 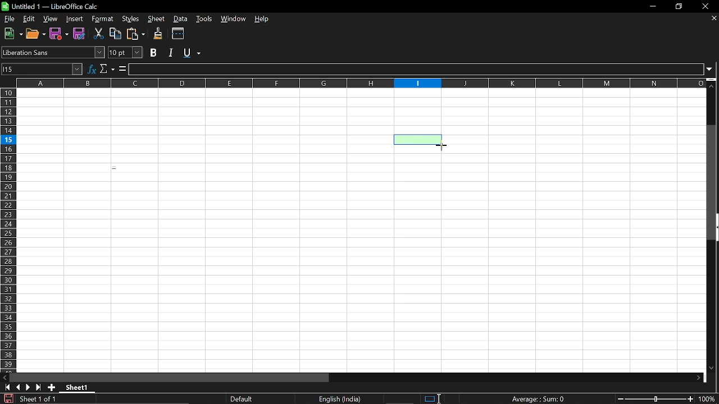 What do you see at coordinates (42, 68) in the screenshot?
I see `Name box` at bounding box center [42, 68].